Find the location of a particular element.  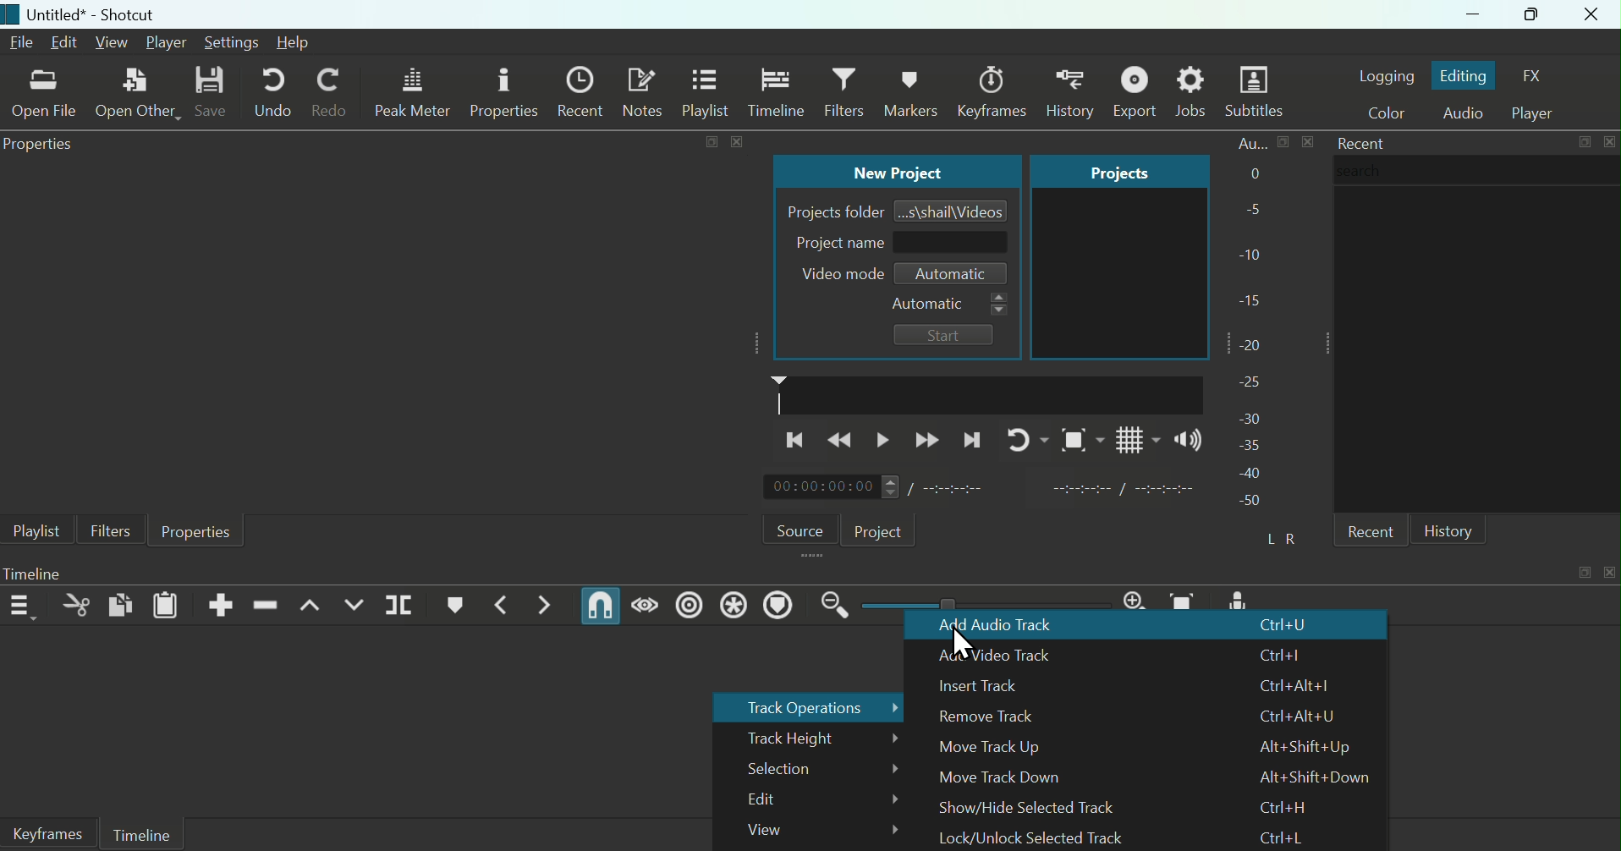

Zoom Timeline out is located at coordinates (835, 610).